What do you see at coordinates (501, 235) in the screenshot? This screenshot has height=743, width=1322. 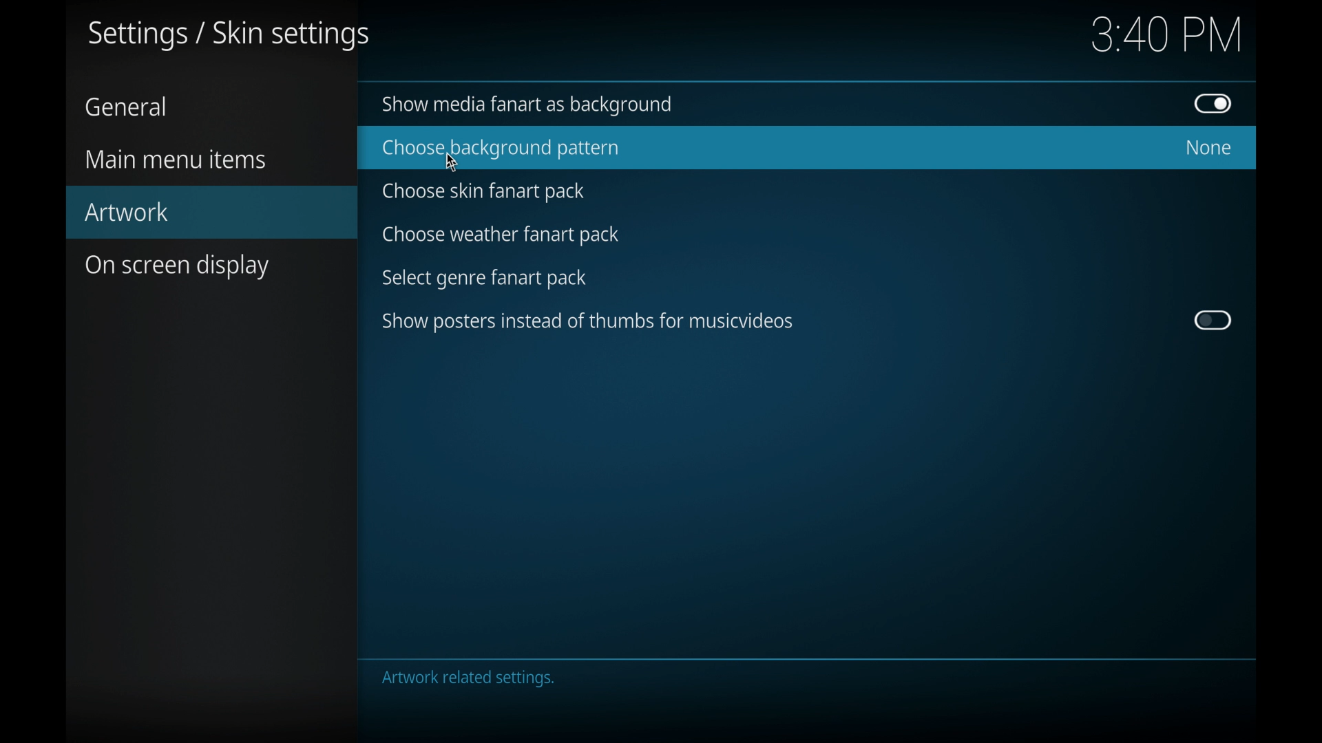 I see `choose weather fan art pack` at bounding box center [501, 235].